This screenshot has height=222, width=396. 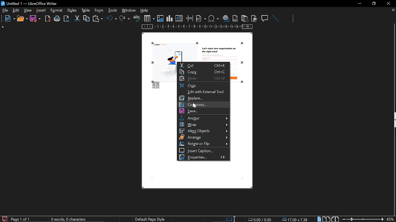 What do you see at coordinates (151, 219) in the screenshot?
I see `page style` at bounding box center [151, 219].